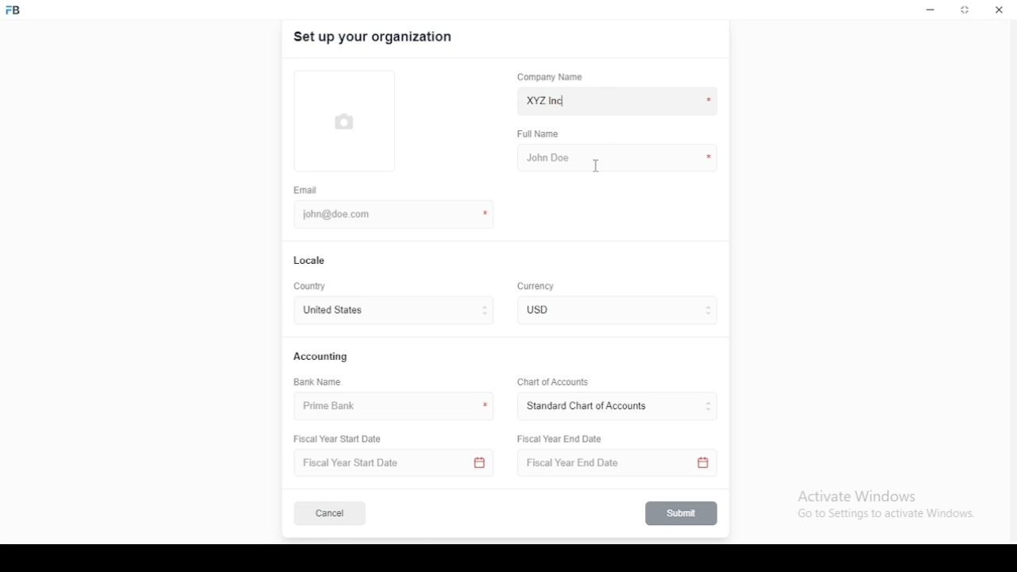  What do you see at coordinates (619, 102) in the screenshot?
I see `XYZ Inc` at bounding box center [619, 102].